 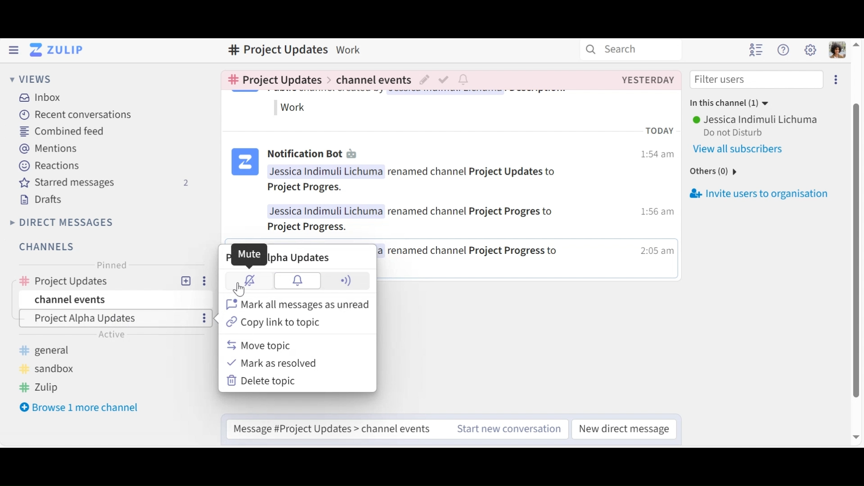 What do you see at coordinates (49, 165) in the screenshot?
I see `Reactions` at bounding box center [49, 165].